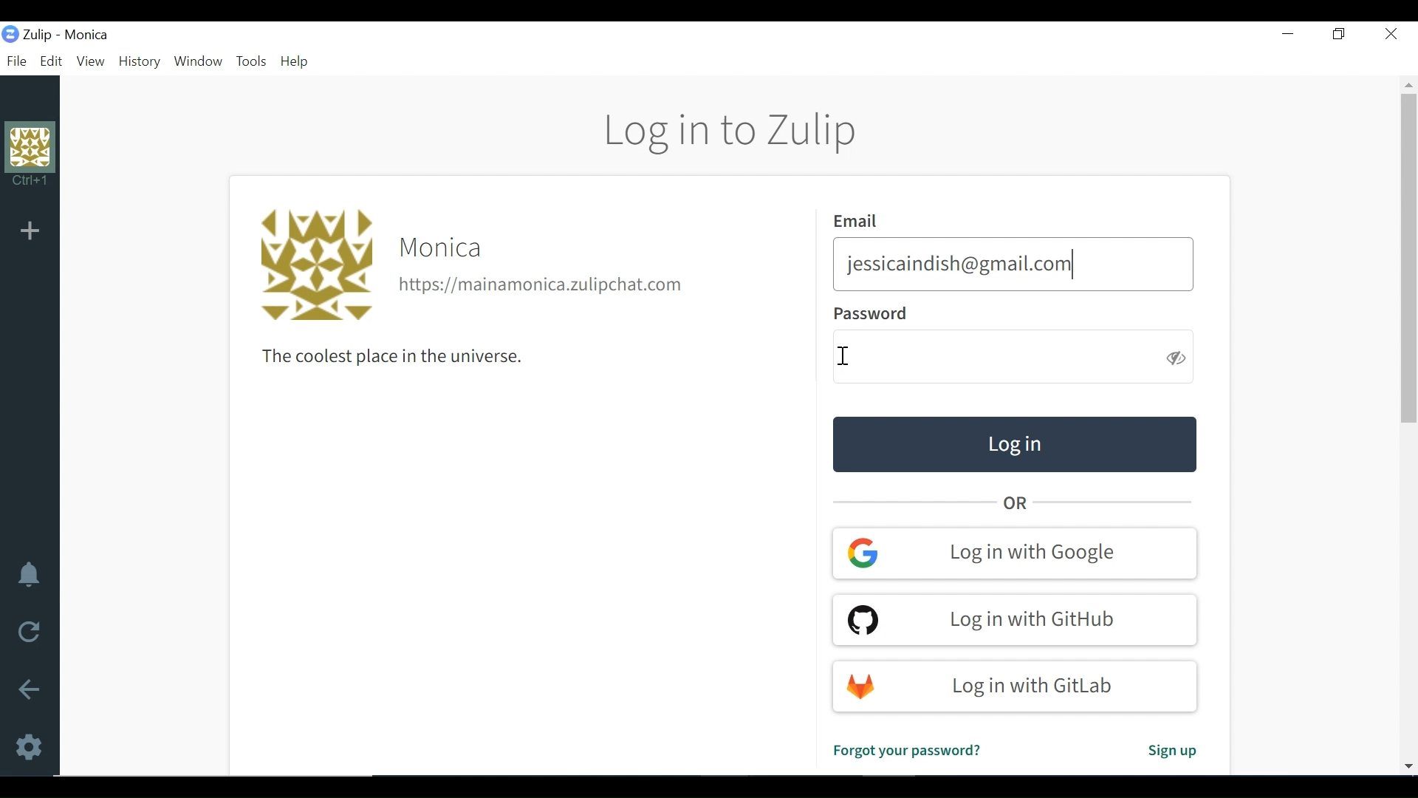  What do you see at coordinates (30, 159) in the screenshot?
I see `Profile` at bounding box center [30, 159].